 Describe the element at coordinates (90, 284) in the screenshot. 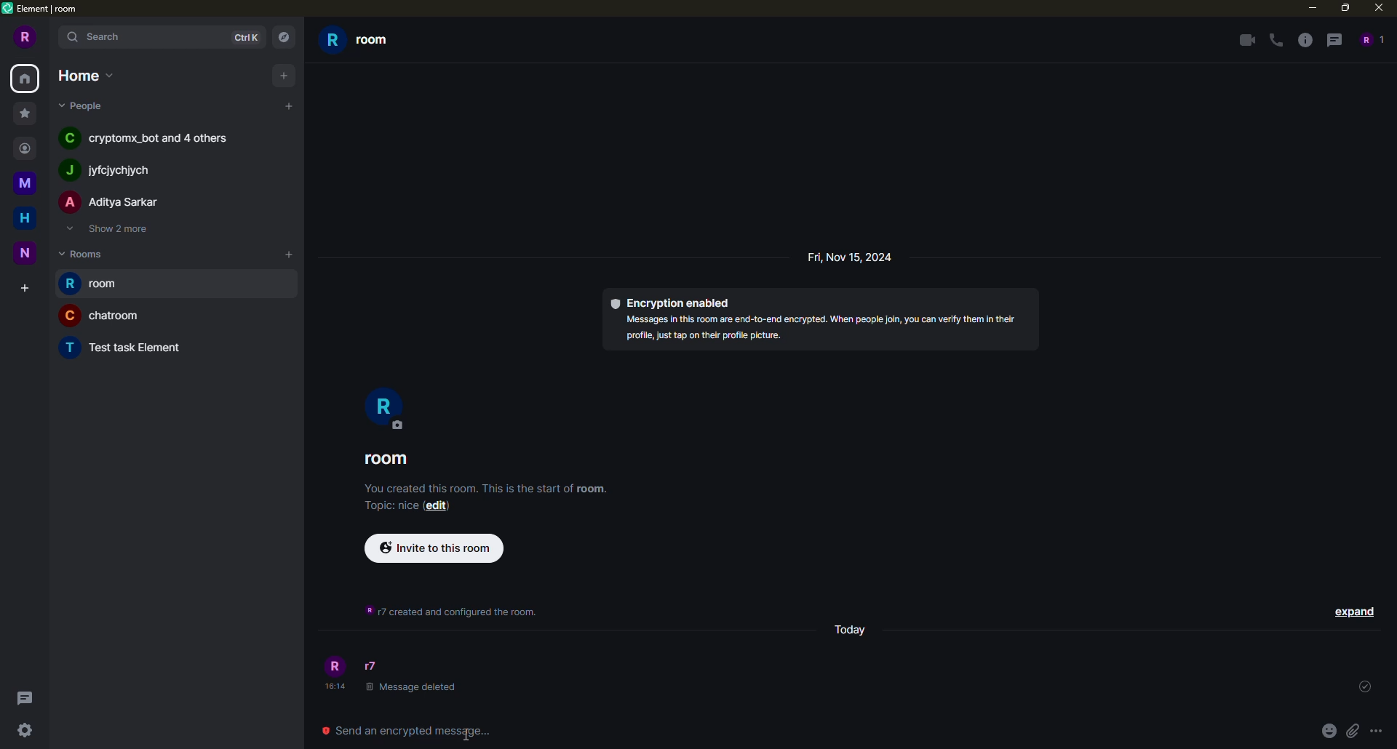

I see `room` at that location.